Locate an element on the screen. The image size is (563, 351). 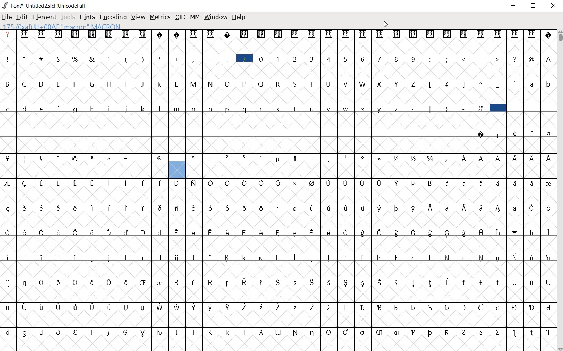
Symbol is located at coordinates (194, 33).